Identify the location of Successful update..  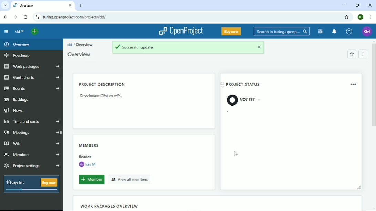
(188, 47).